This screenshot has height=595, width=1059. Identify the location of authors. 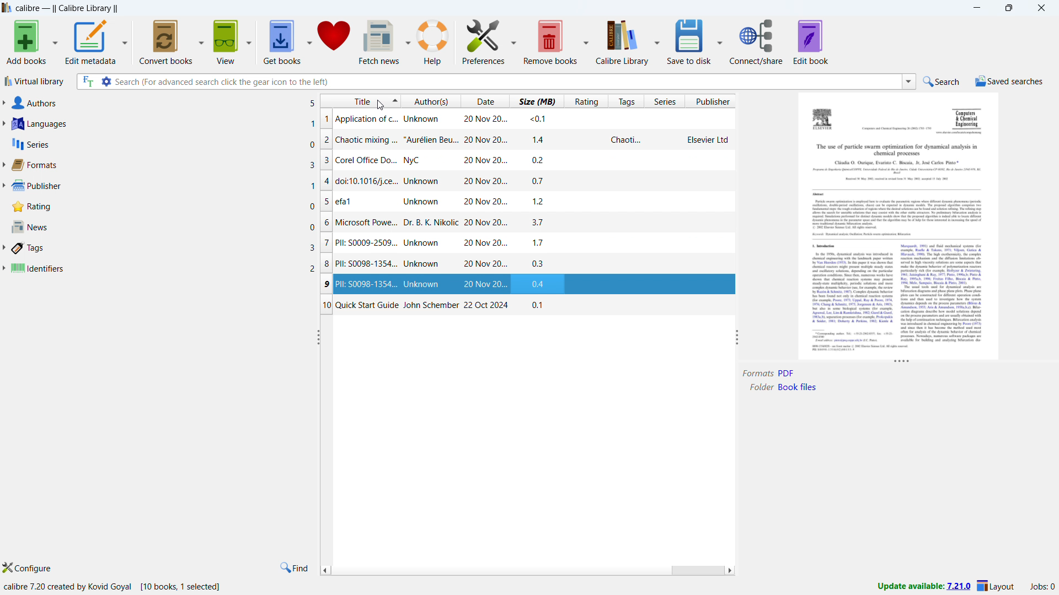
(164, 103).